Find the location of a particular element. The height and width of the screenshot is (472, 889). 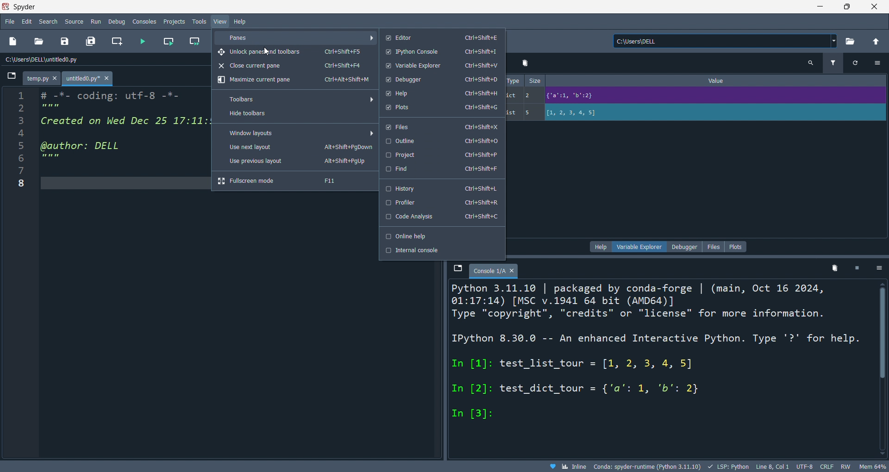

cursor position is located at coordinates (772, 467).